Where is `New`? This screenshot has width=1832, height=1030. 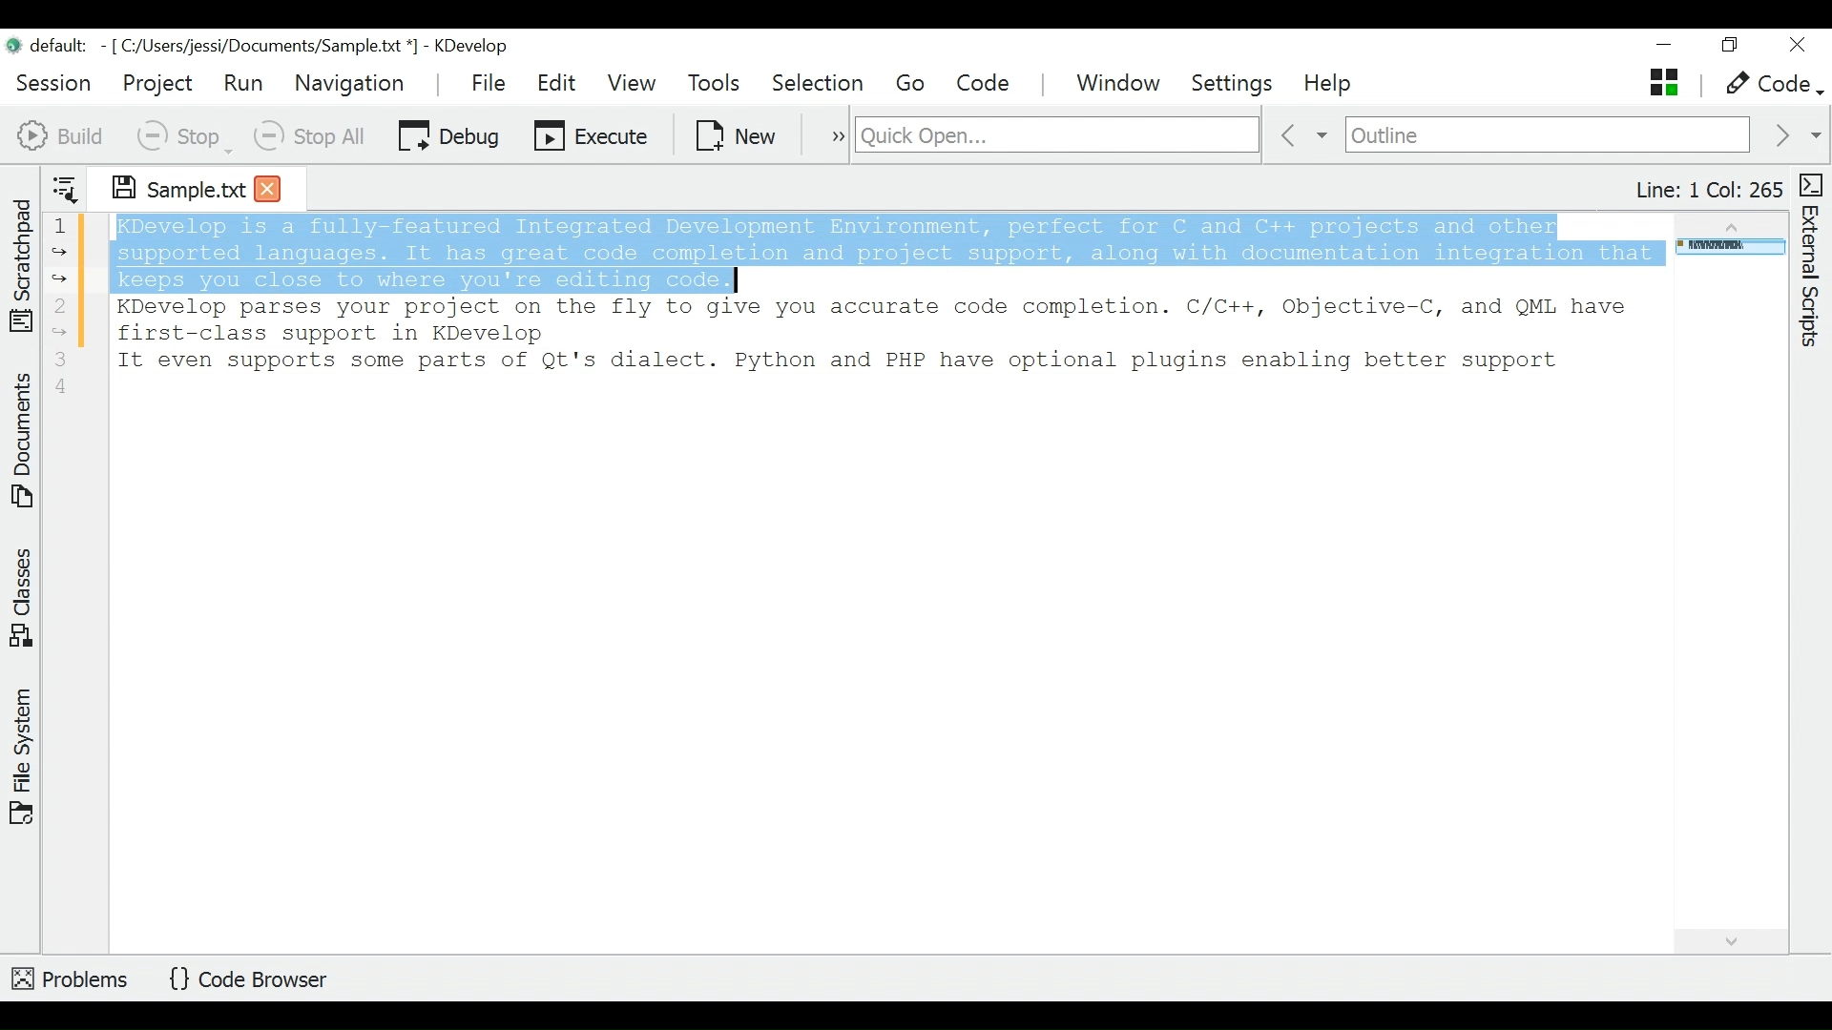
New is located at coordinates (738, 134).